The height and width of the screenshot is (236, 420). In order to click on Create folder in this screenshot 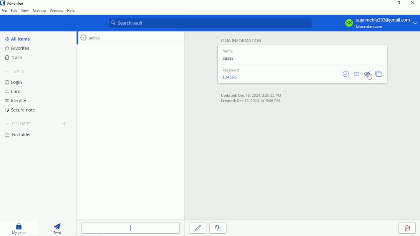, I will do `click(65, 124)`.